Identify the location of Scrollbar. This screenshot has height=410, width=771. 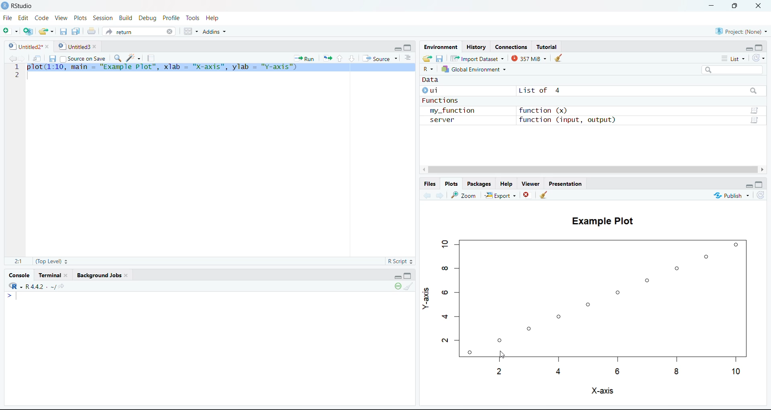
(592, 169).